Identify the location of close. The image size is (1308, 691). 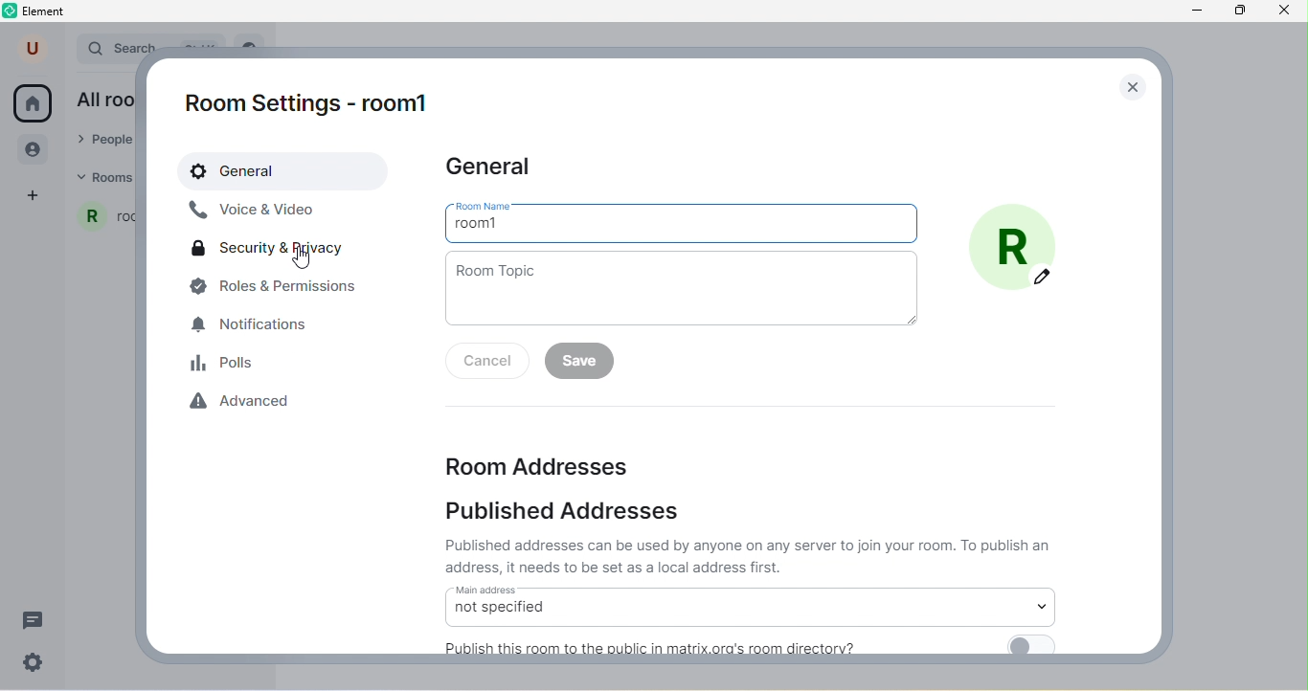
(1132, 86).